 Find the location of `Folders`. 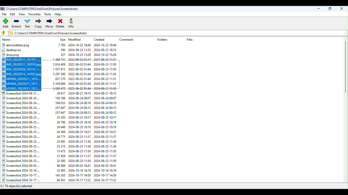

Folders is located at coordinates (163, 40).